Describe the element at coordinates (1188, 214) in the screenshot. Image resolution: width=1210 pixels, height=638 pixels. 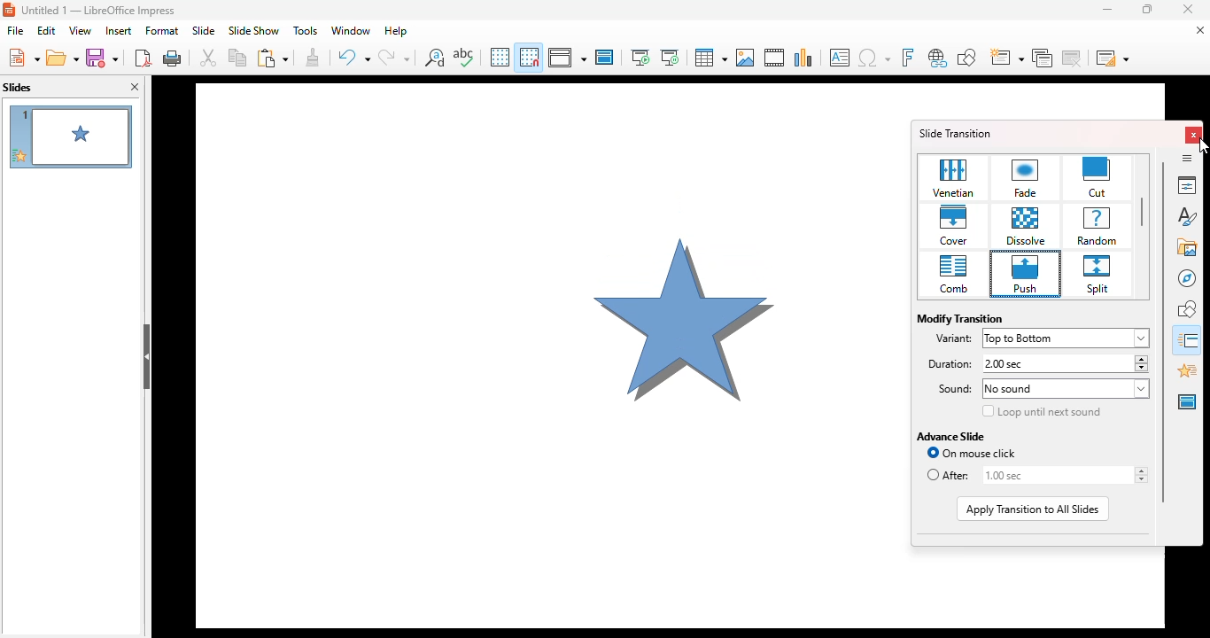
I see `styles` at that location.